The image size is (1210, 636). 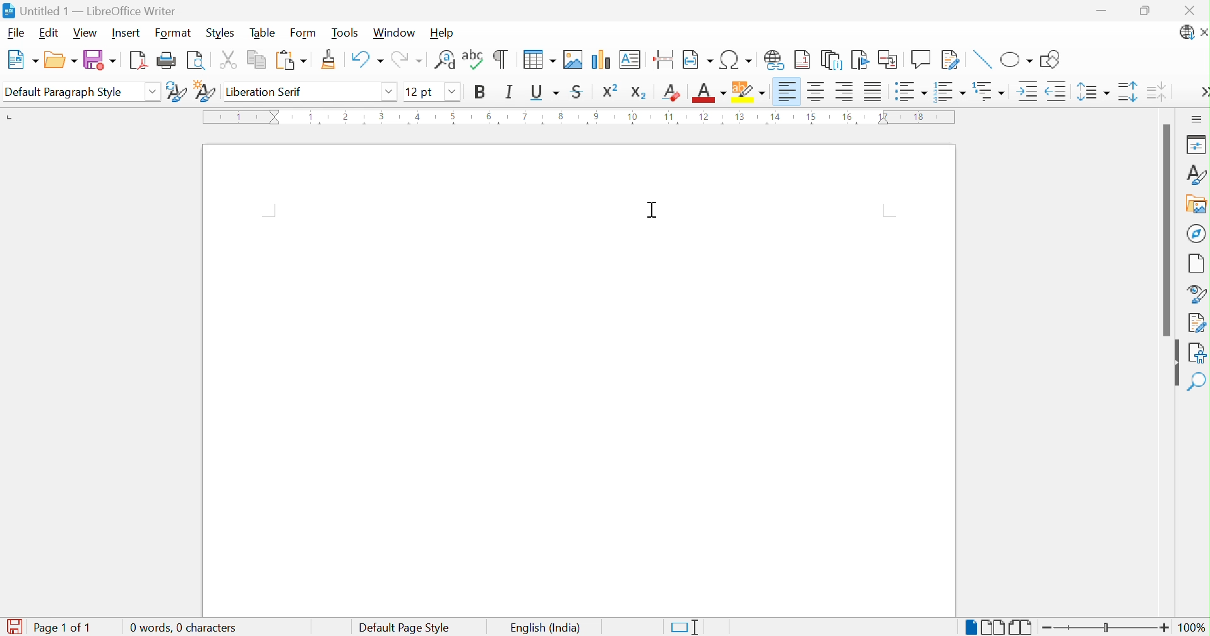 I want to click on Styles, so click(x=1197, y=174).